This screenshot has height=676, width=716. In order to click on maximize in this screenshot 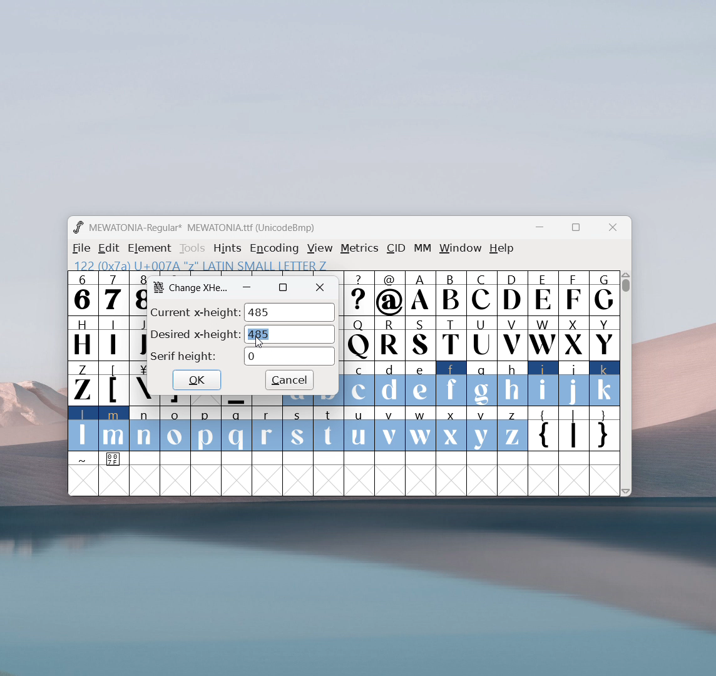, I will do `click(575, 229)`.